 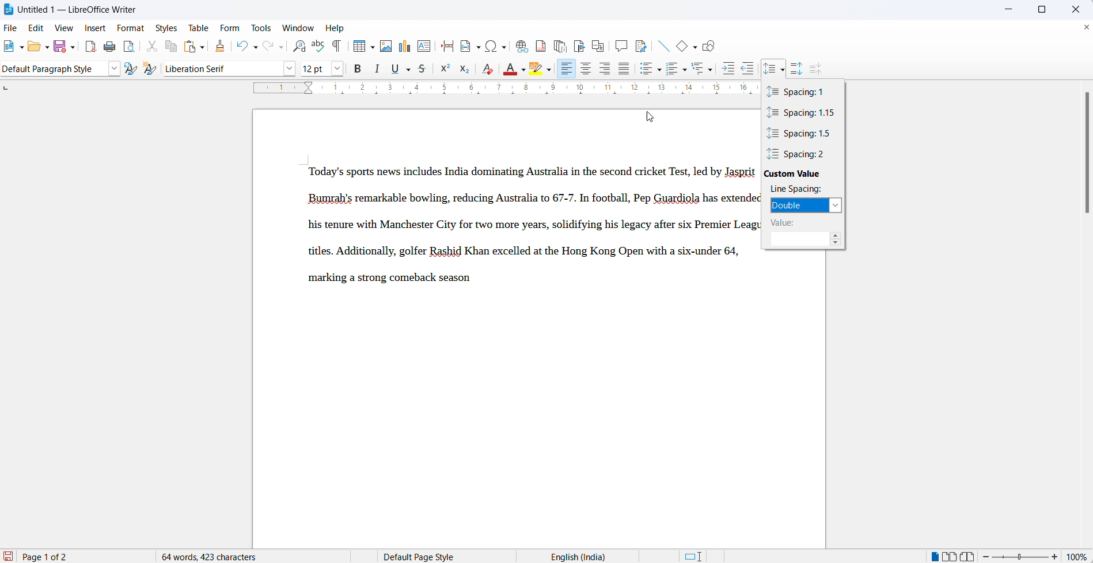 I want to click on subscript, so click(x=468, y=68).